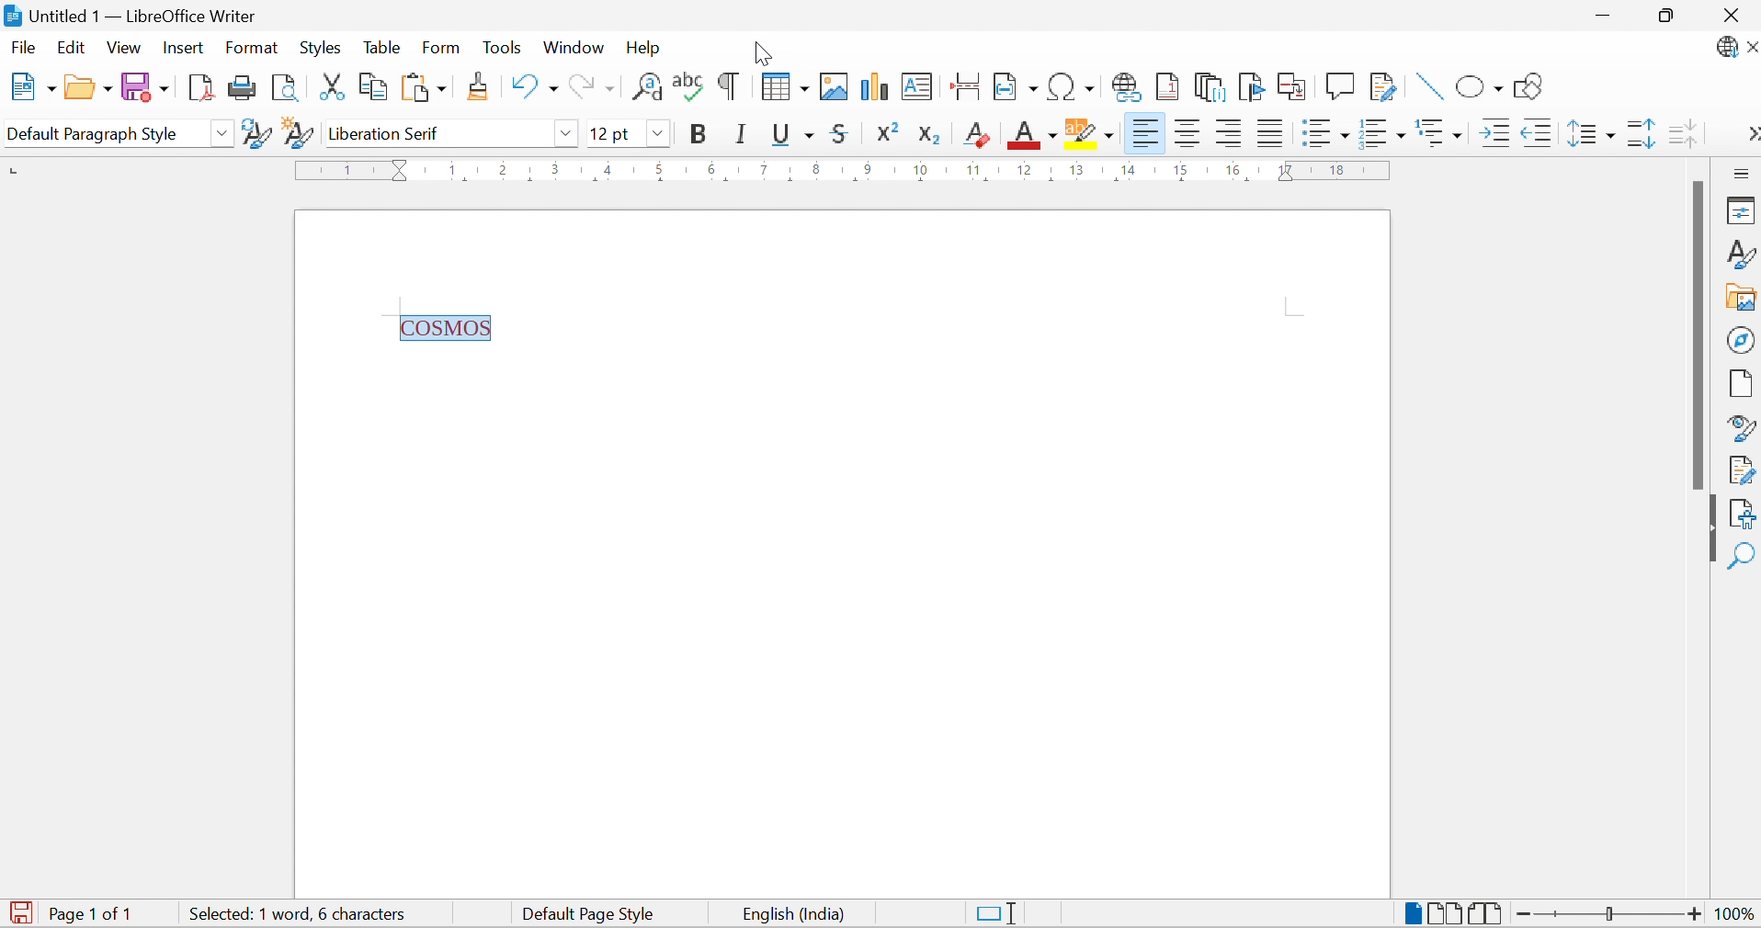  I want to click on Accessibility Check, so click(1744, 512).